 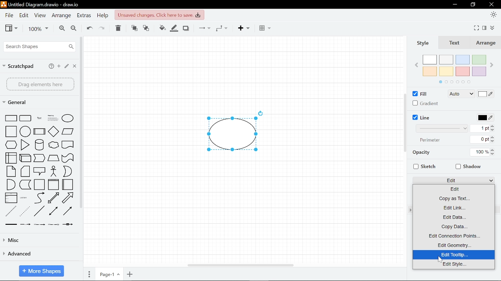 What do you see at coordinates (38, 212) in the screenshot?
I see `line` at bounding box center [38, 212].